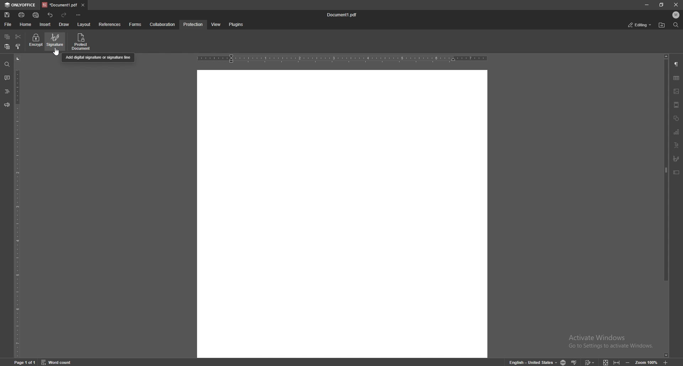 Image resolution: width=683 pixels, height=366 pixels. What do you see at coordinates (22, 15) in the screenshot?
I see `print` at bounding box center [22, 15].